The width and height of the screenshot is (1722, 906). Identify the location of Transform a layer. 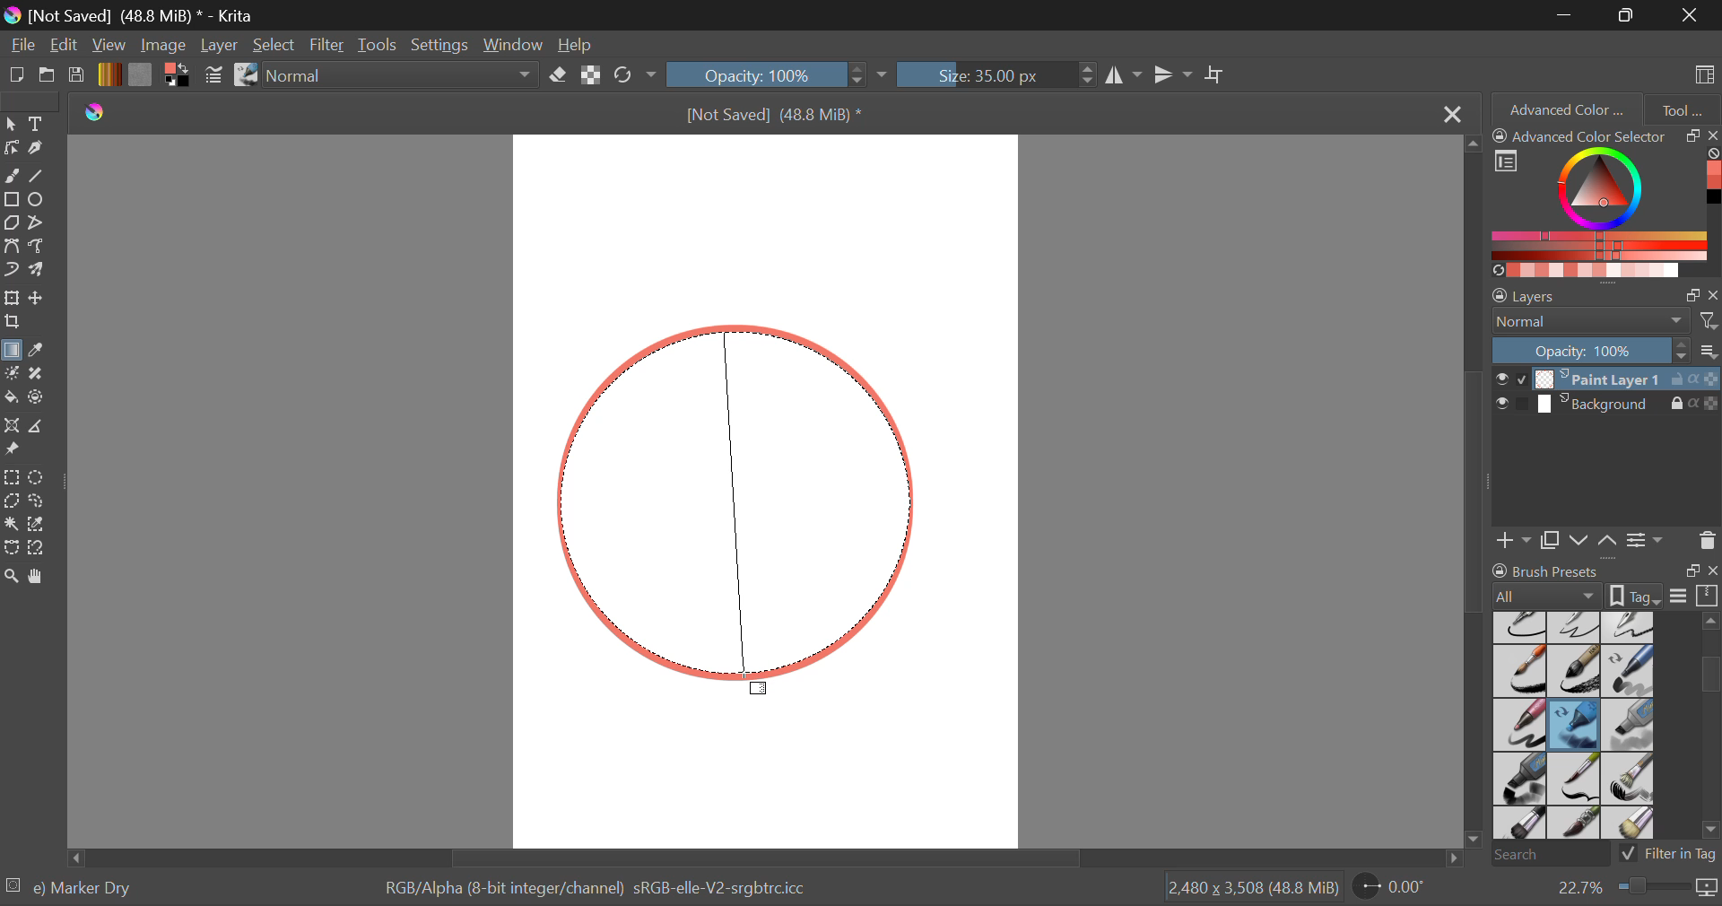
(11, 298).